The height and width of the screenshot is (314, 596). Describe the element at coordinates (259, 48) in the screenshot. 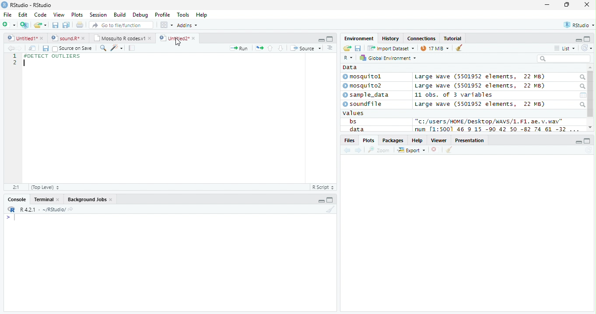

I see `Re-run the previous code` at that location.